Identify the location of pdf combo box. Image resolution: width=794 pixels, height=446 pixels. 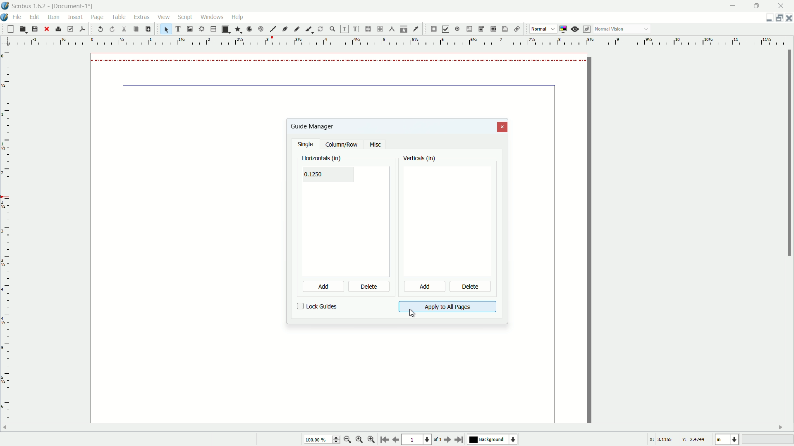
(481, 28).